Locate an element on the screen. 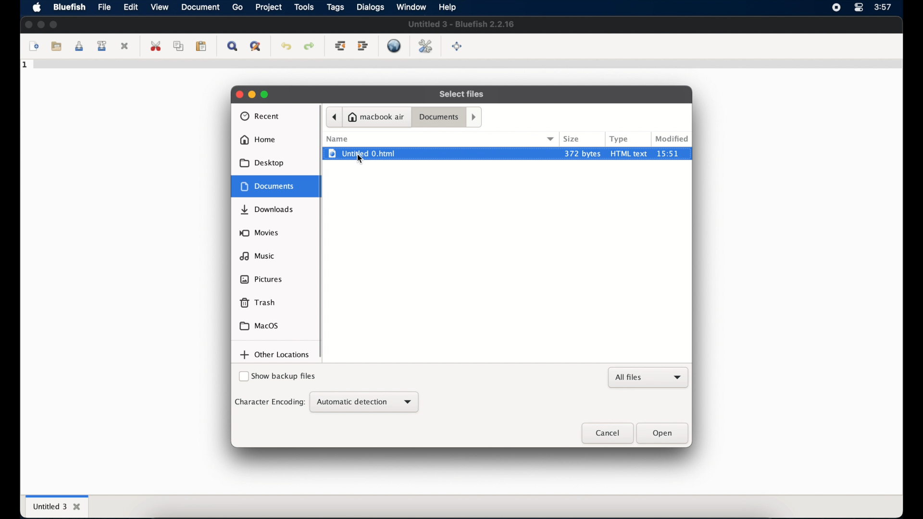  html text is located at coordinates (629, 153).